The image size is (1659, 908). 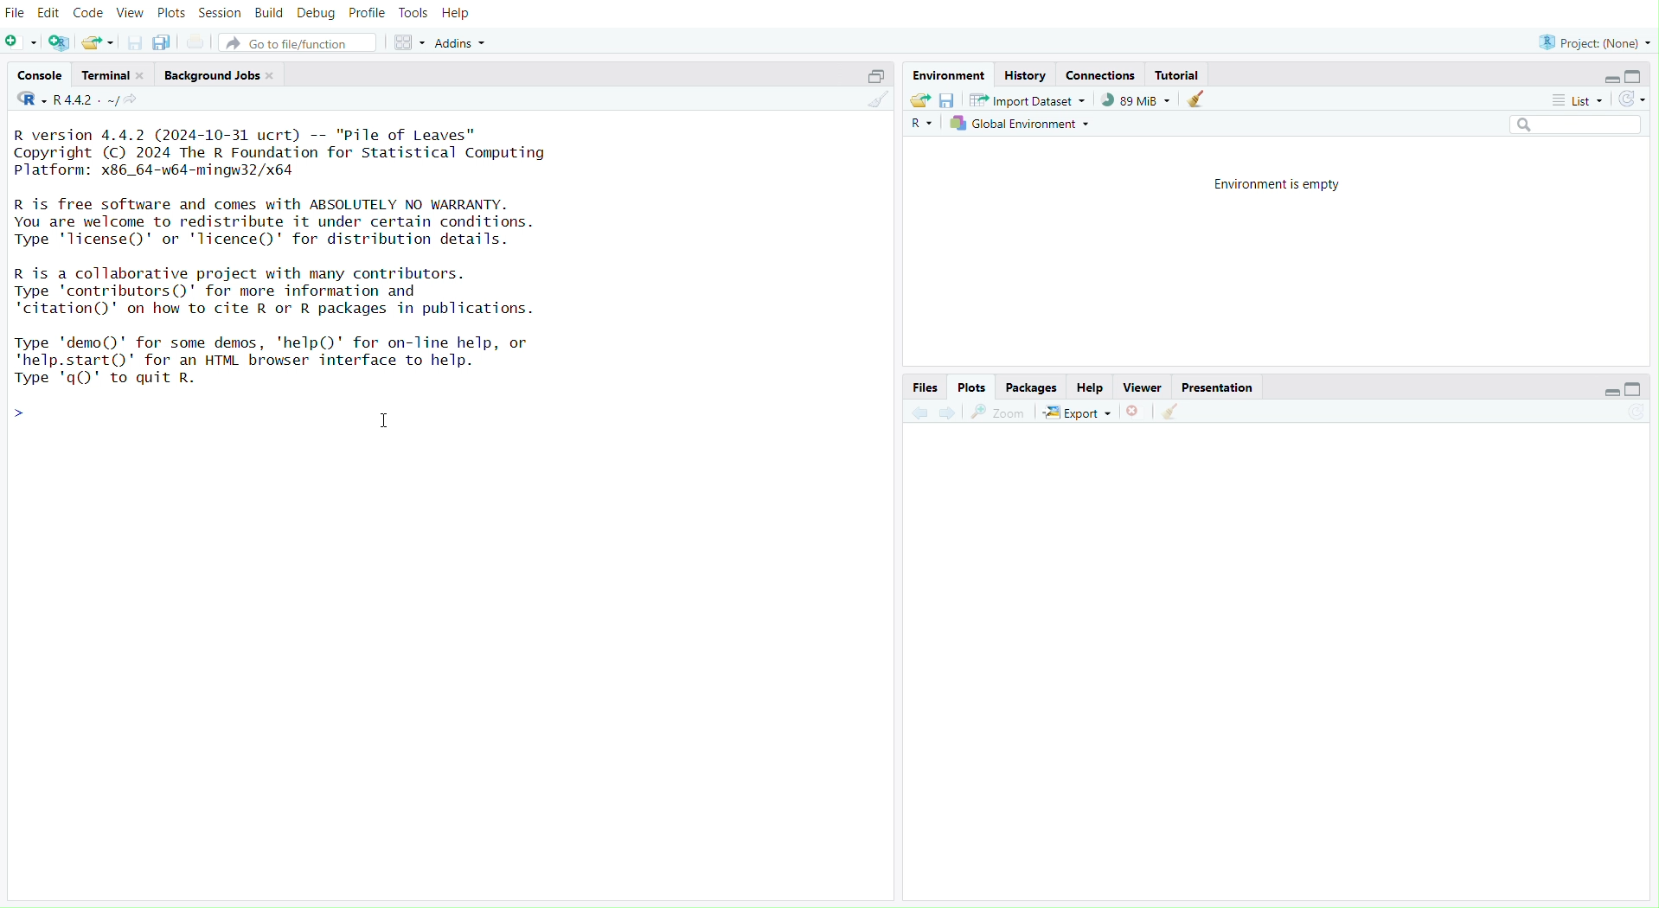 What do you see at coordinates (1138, 411) in the screenshot?
I see `Close` at bounding box center [1138, 411].